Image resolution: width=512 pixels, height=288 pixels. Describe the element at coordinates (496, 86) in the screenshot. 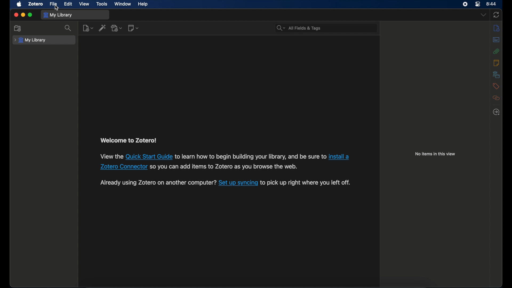

I see `tags` at that location.